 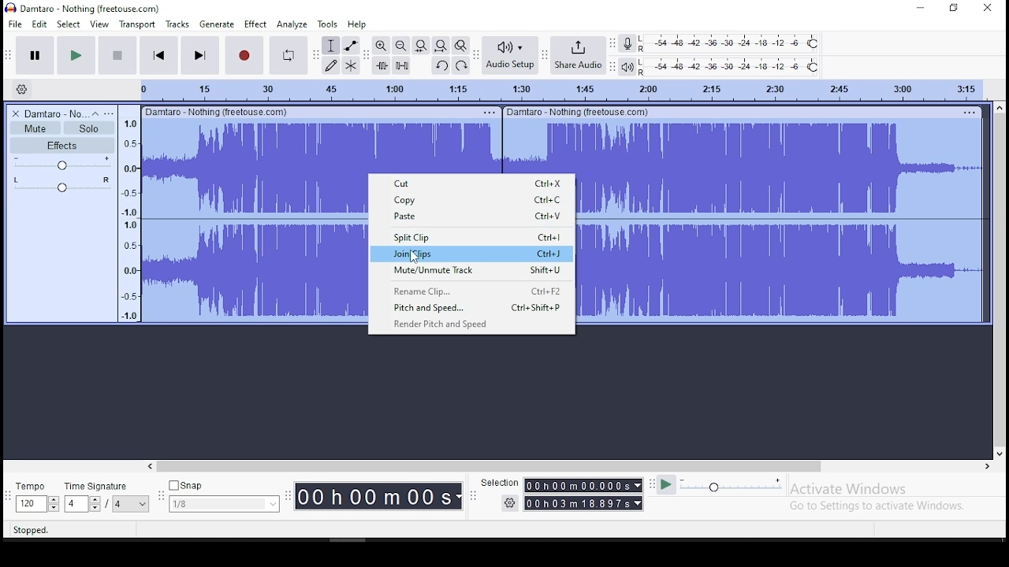 What do you see at coordinates (177, 24) in the screenshot?
I see `tracks` at bounding box center [177, 24].